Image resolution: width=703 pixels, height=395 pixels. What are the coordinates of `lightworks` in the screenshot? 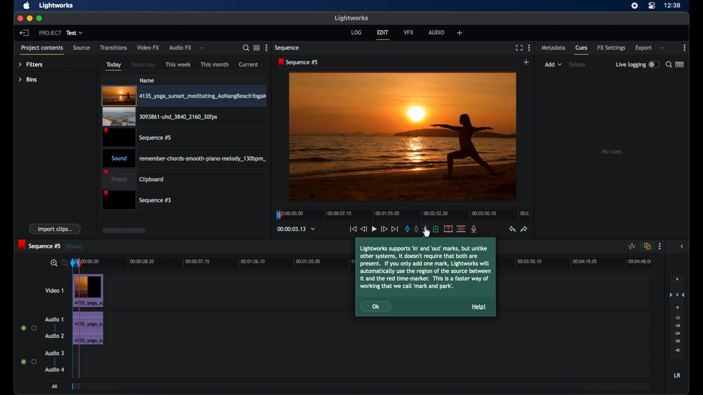 It's located at (57, 5).